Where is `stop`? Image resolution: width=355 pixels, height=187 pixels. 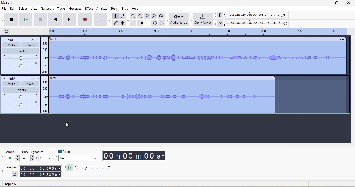
stop is located at coordinates (40, 19).